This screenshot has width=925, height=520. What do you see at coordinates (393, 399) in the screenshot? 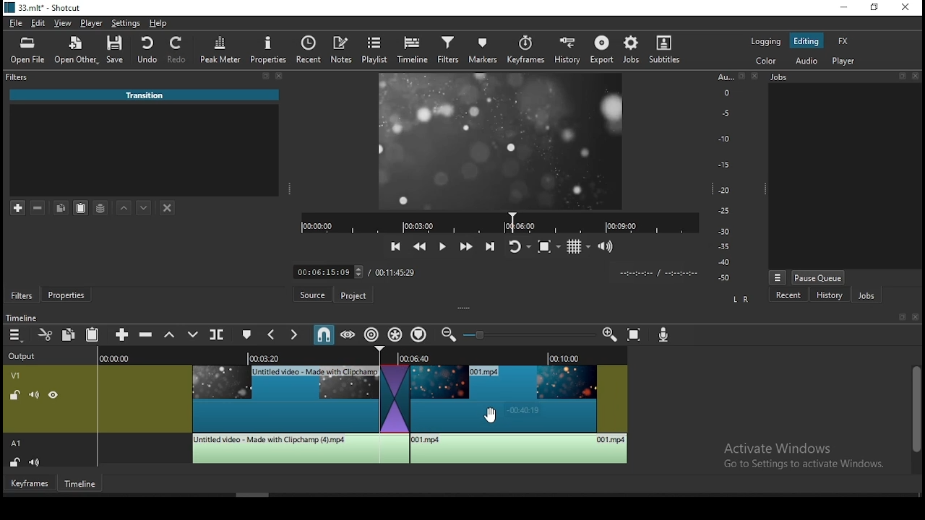
I see `crossfade` at bounding box center [393, 399].